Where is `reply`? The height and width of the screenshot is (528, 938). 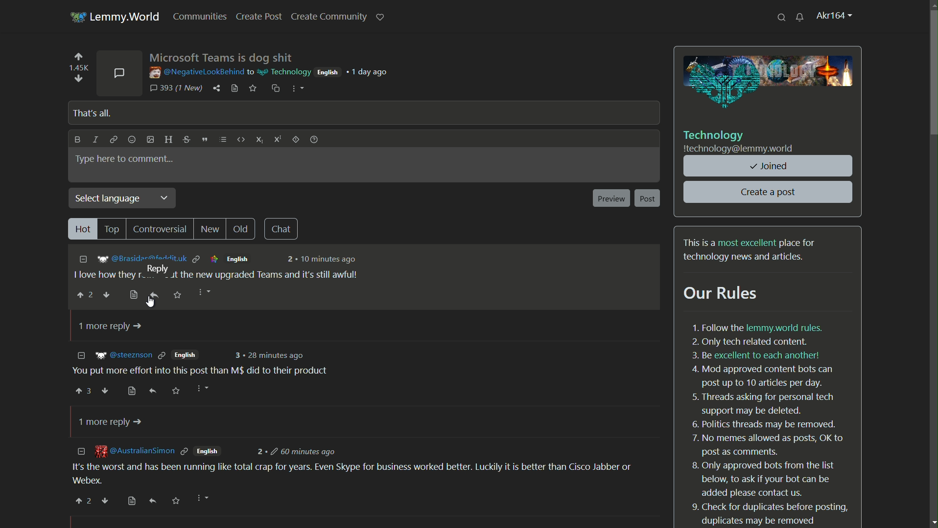 reply is located at coordinates (155, 294).